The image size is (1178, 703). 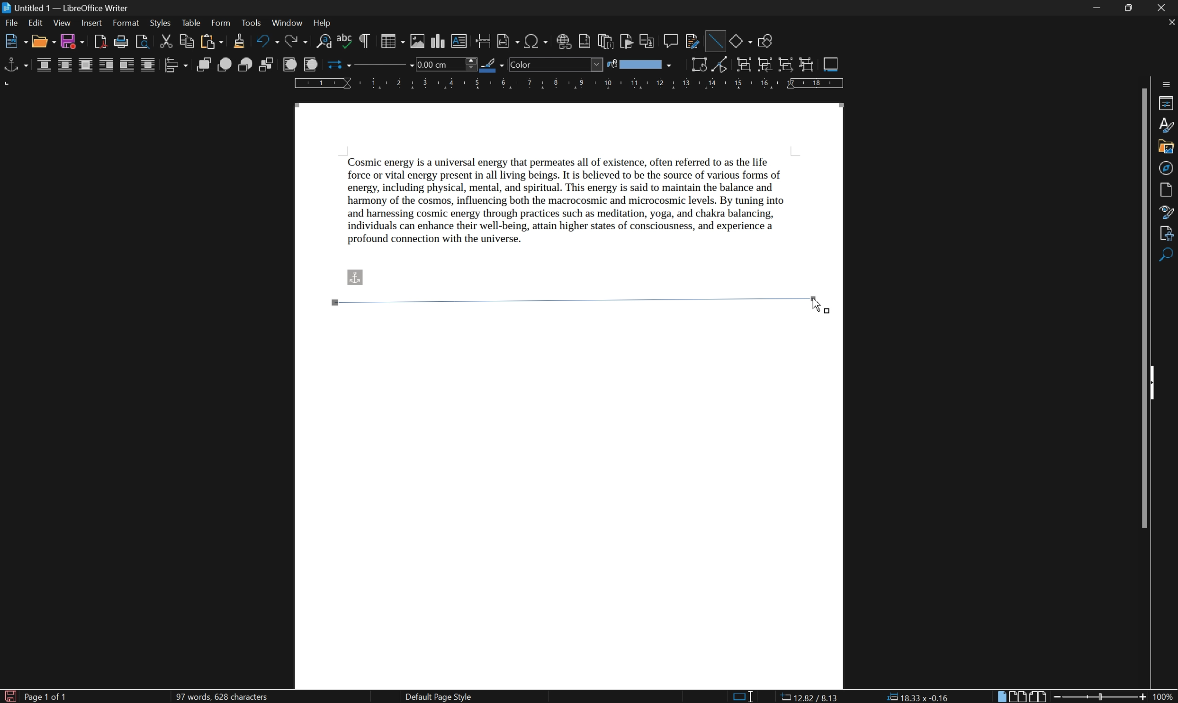 I want to click on ungroup, so click(x=807, y=65).